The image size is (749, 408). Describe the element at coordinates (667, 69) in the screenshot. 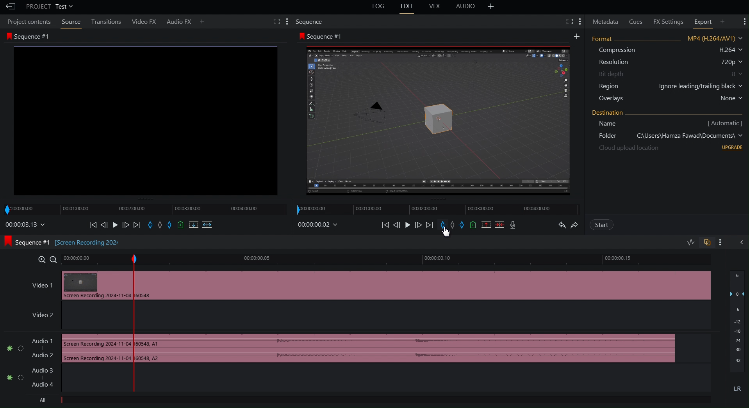

I see `Format` at that location.